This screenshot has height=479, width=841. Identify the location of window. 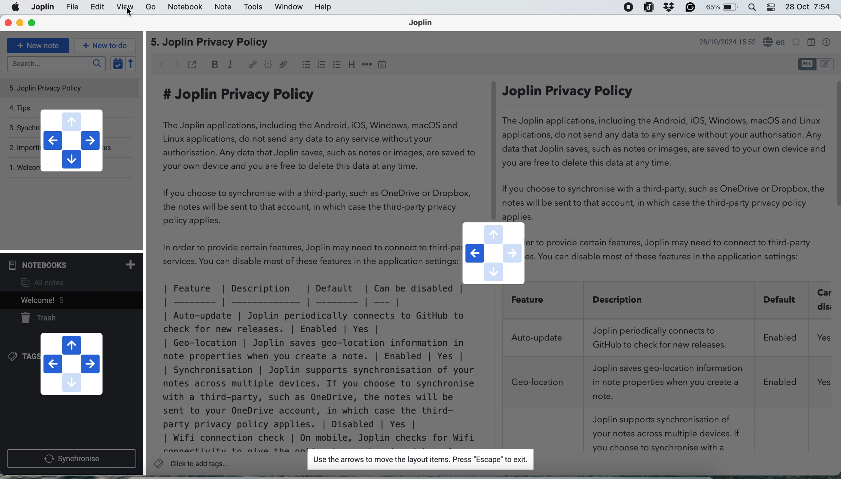
(287, 8).